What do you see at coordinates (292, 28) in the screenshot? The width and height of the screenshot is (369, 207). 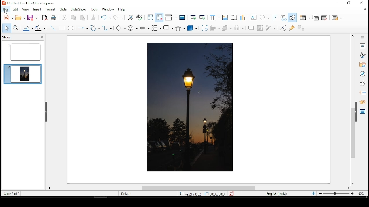 I see `show gluepoint functions` at bounding box center [292, 28].